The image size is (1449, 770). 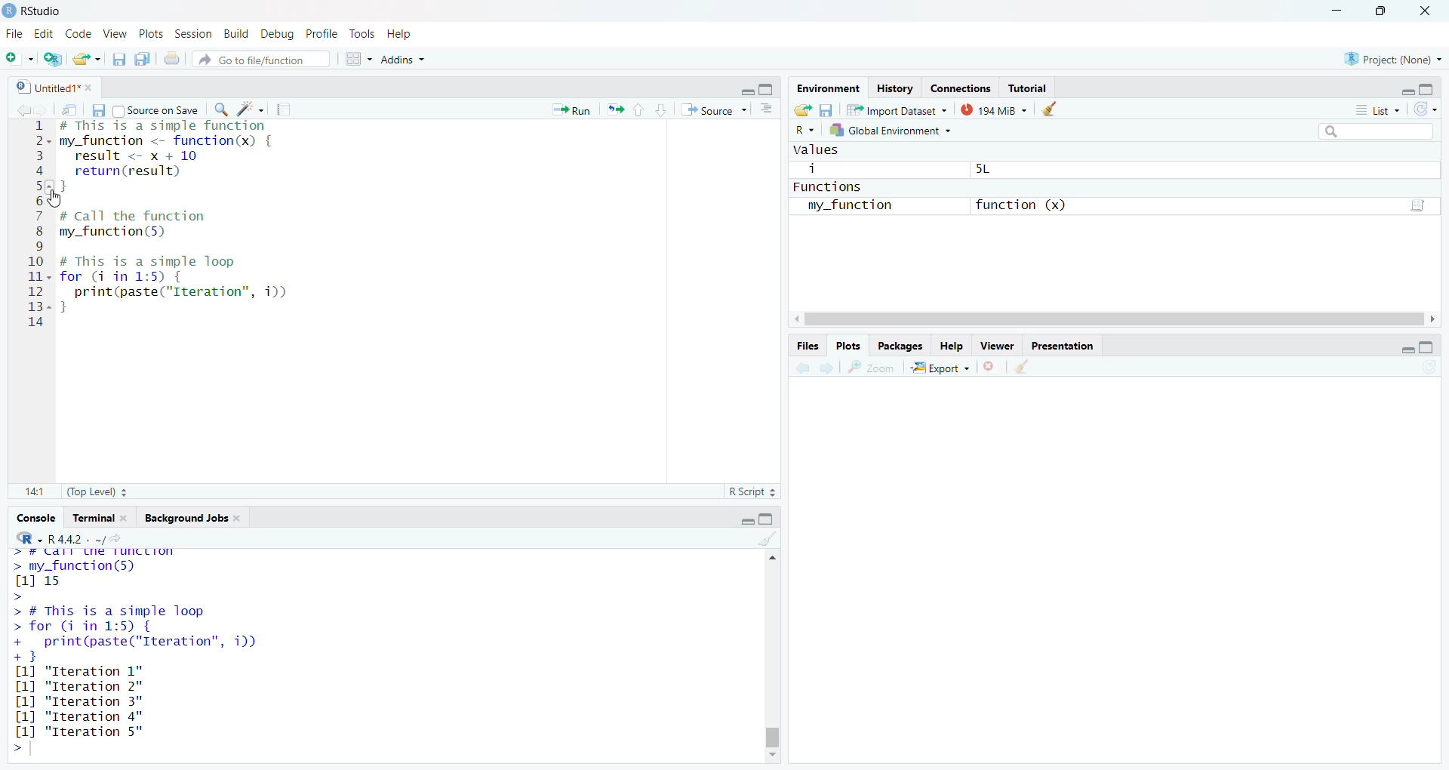 What do you see at coordinates (1394, 60) in the screenshot?
I see `project: (None)` at bounding box center [1394, 60].